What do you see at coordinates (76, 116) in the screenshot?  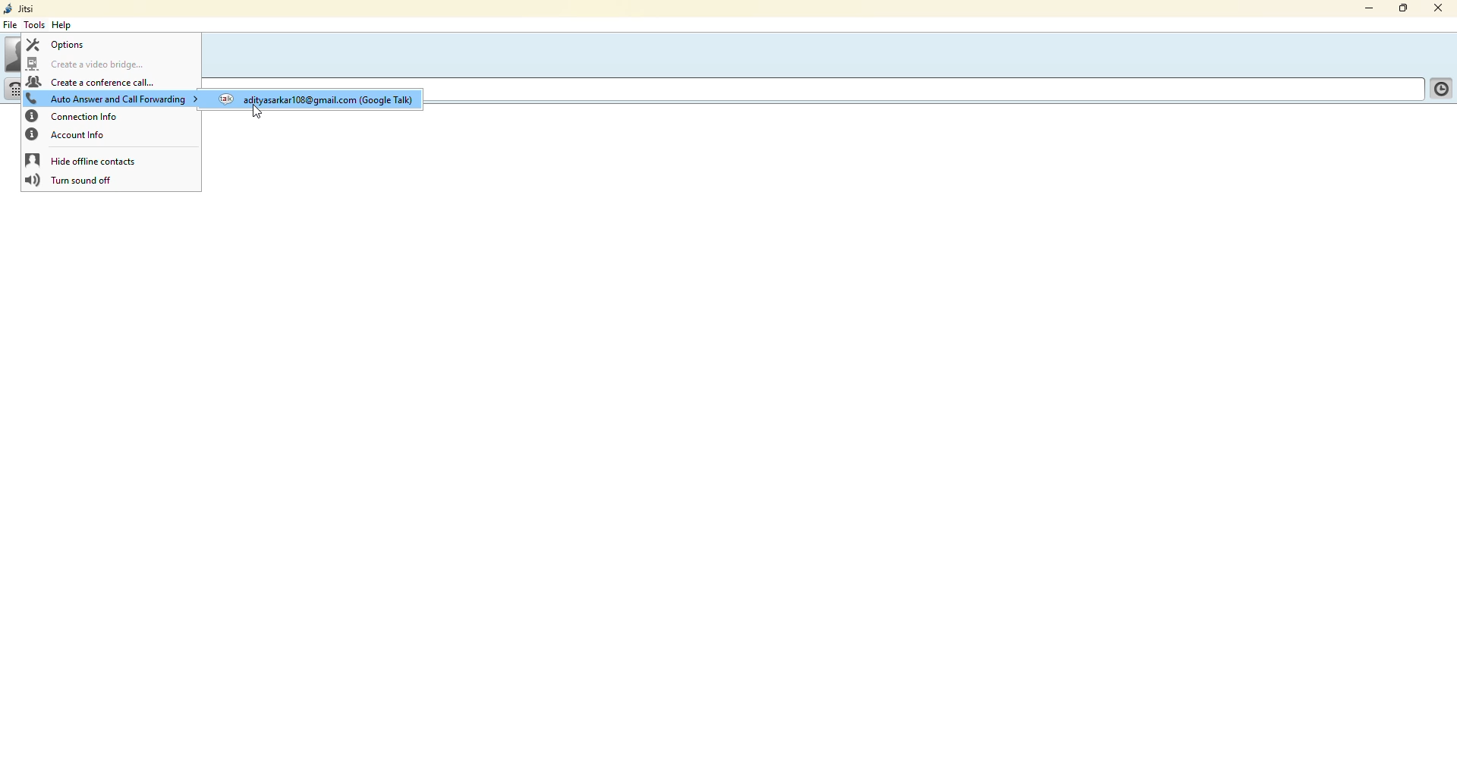 I see `connection info` at bounding box center [76, 116].